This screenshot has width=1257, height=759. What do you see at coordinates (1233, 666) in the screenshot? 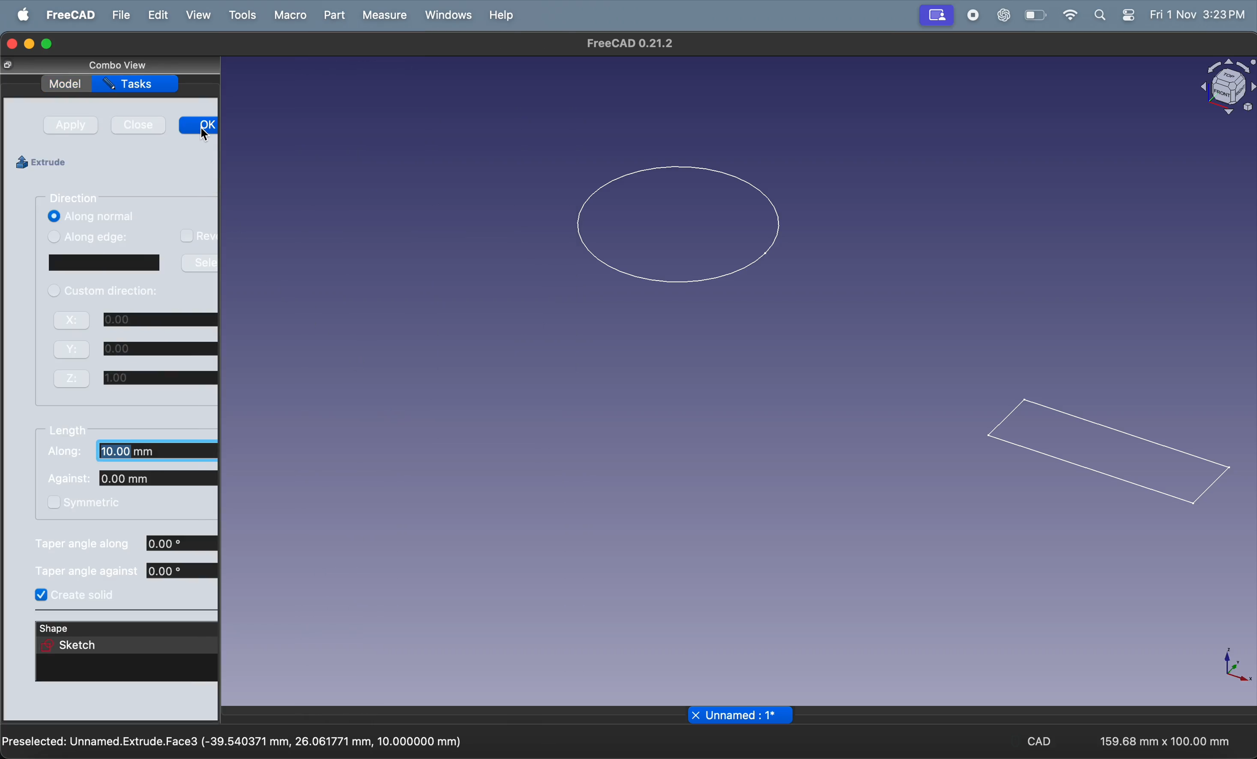
I see `axis` at bounding box center [1233, 666].